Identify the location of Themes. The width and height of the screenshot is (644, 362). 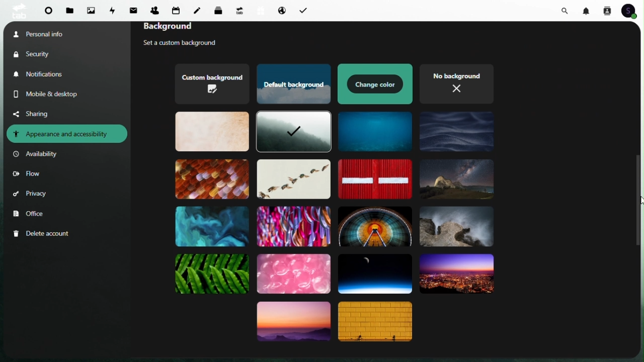
(211, 179).